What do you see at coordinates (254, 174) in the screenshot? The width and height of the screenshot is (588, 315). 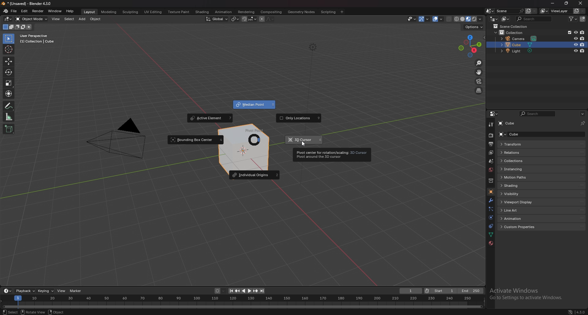 I see `individual origins` at bounding box center [254, 174].